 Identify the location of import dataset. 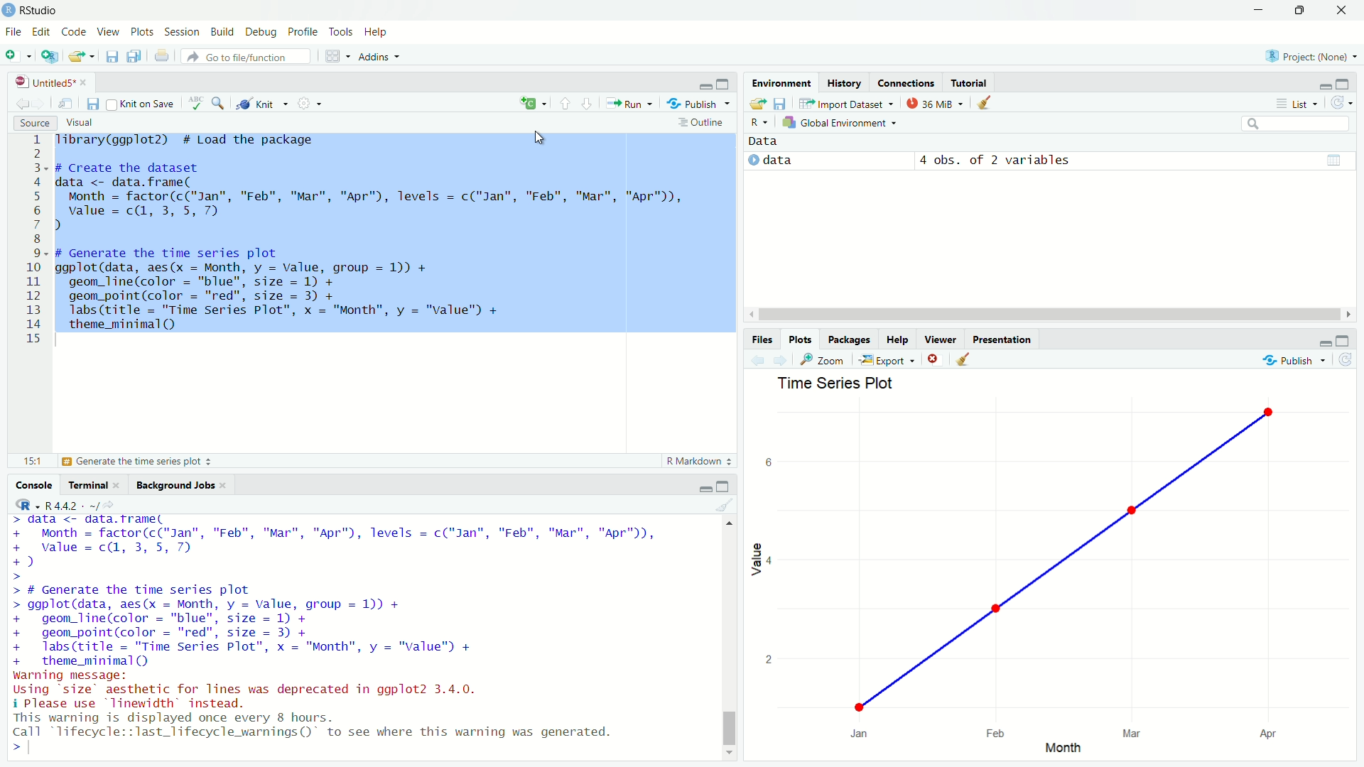
(846, 103).